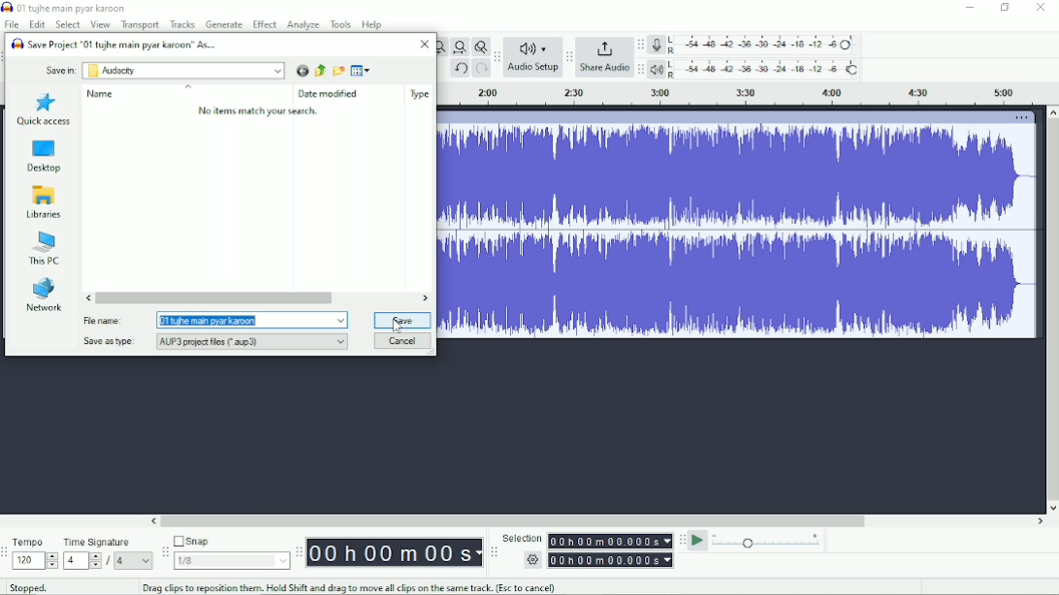  What do you see at coordinates (402, 320) in the screenshot?
I see `Save` at bounding box center [402, 320].